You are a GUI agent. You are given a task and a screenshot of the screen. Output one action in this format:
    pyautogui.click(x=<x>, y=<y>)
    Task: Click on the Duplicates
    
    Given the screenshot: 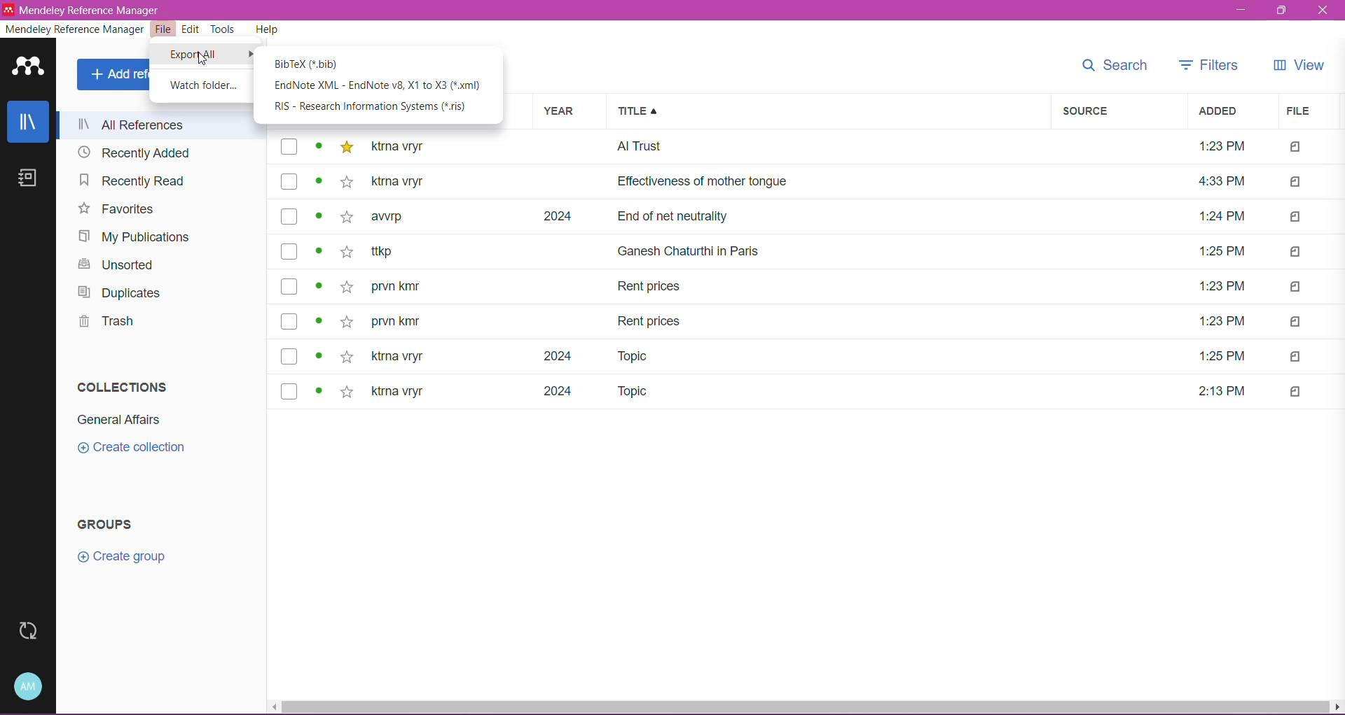 What is the action you would take?
    pyautogui.click(x=122, y=294)
    